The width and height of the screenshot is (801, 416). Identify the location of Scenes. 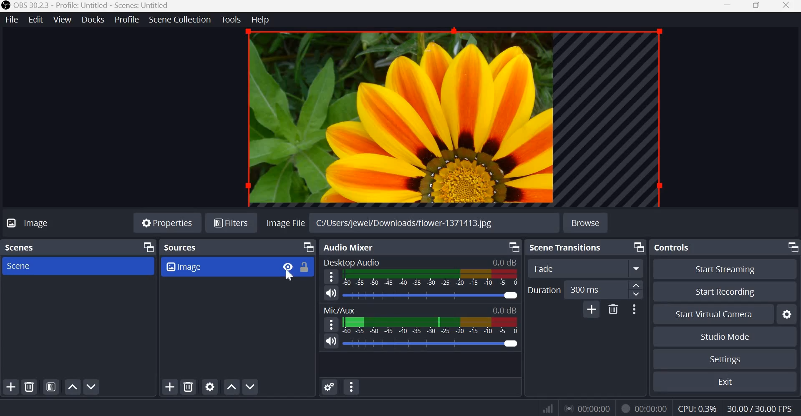
(41, 248).